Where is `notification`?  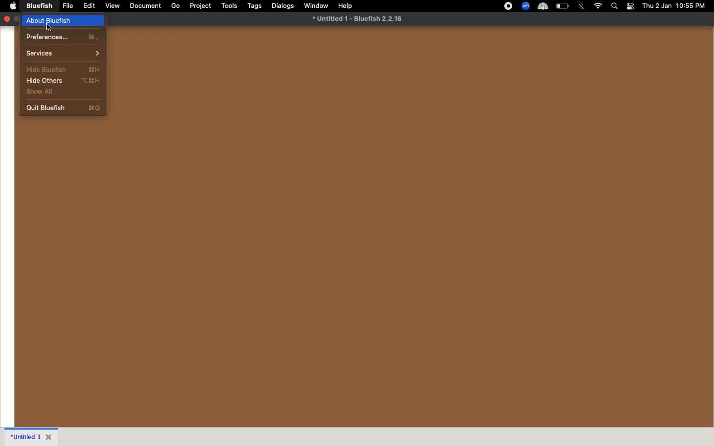
notification is located at coordinates (631, 6).